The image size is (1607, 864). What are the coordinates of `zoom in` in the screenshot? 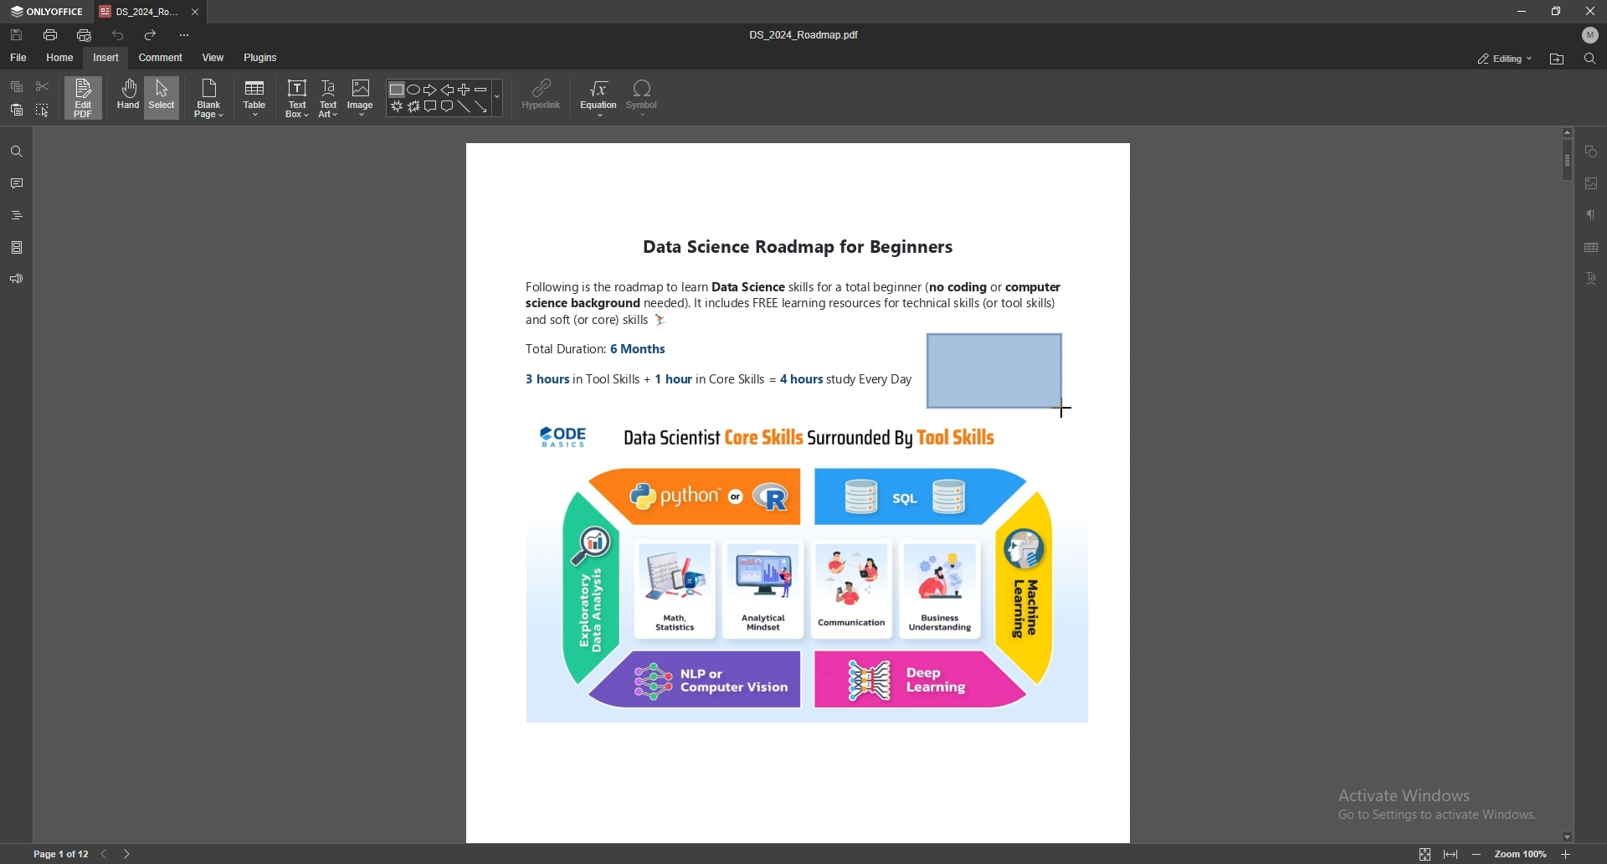 It's located at (1566, 855).